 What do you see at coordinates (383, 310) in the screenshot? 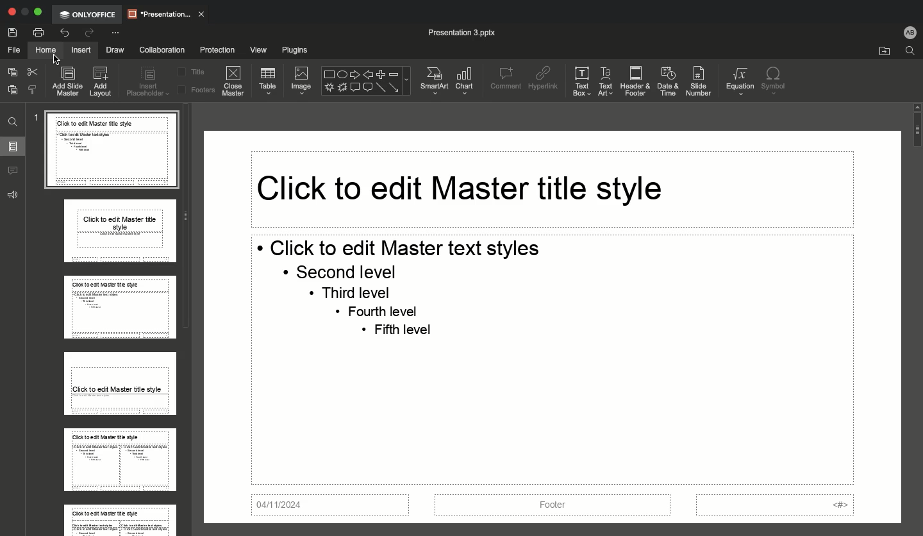
I see `+ Fourth level` at bounding box center [383, 310].